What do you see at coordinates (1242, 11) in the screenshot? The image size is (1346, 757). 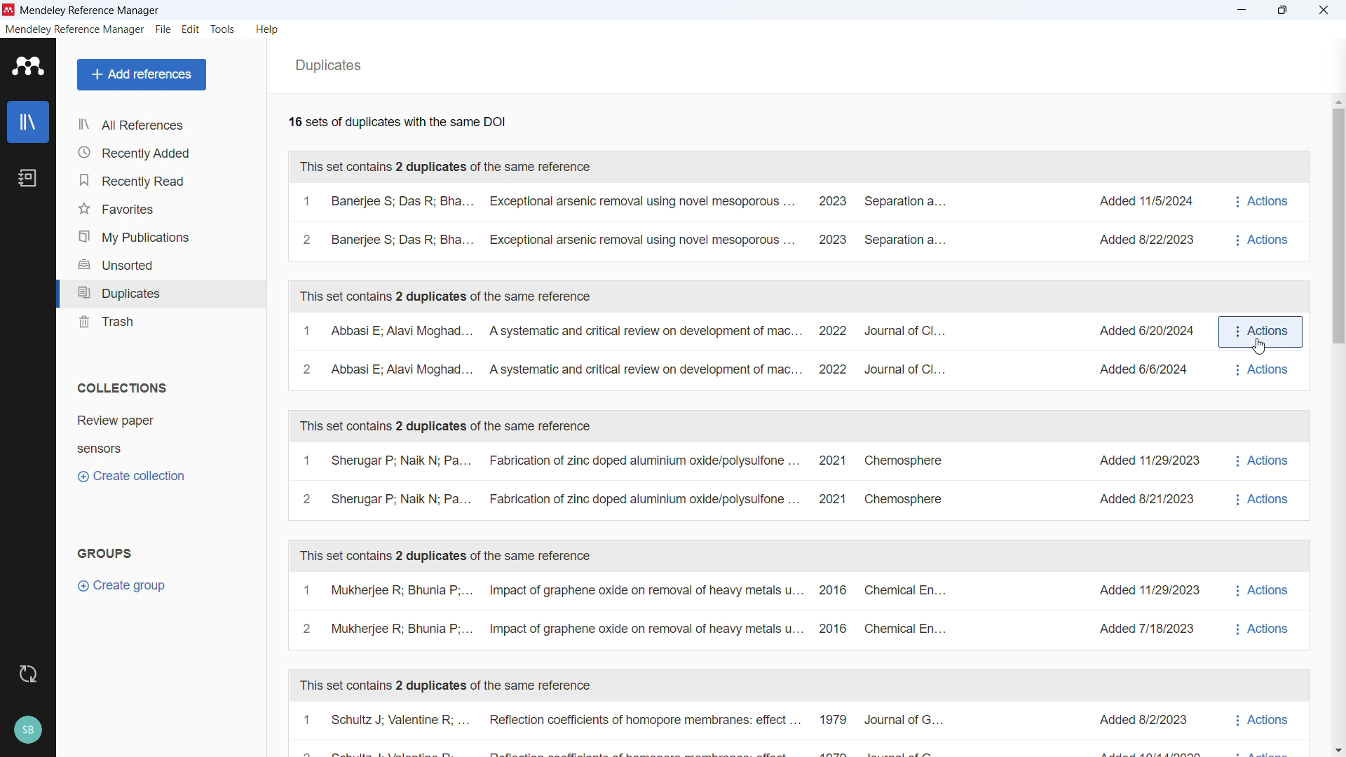 I see `minimise ` at bounding box center [1242, 11].